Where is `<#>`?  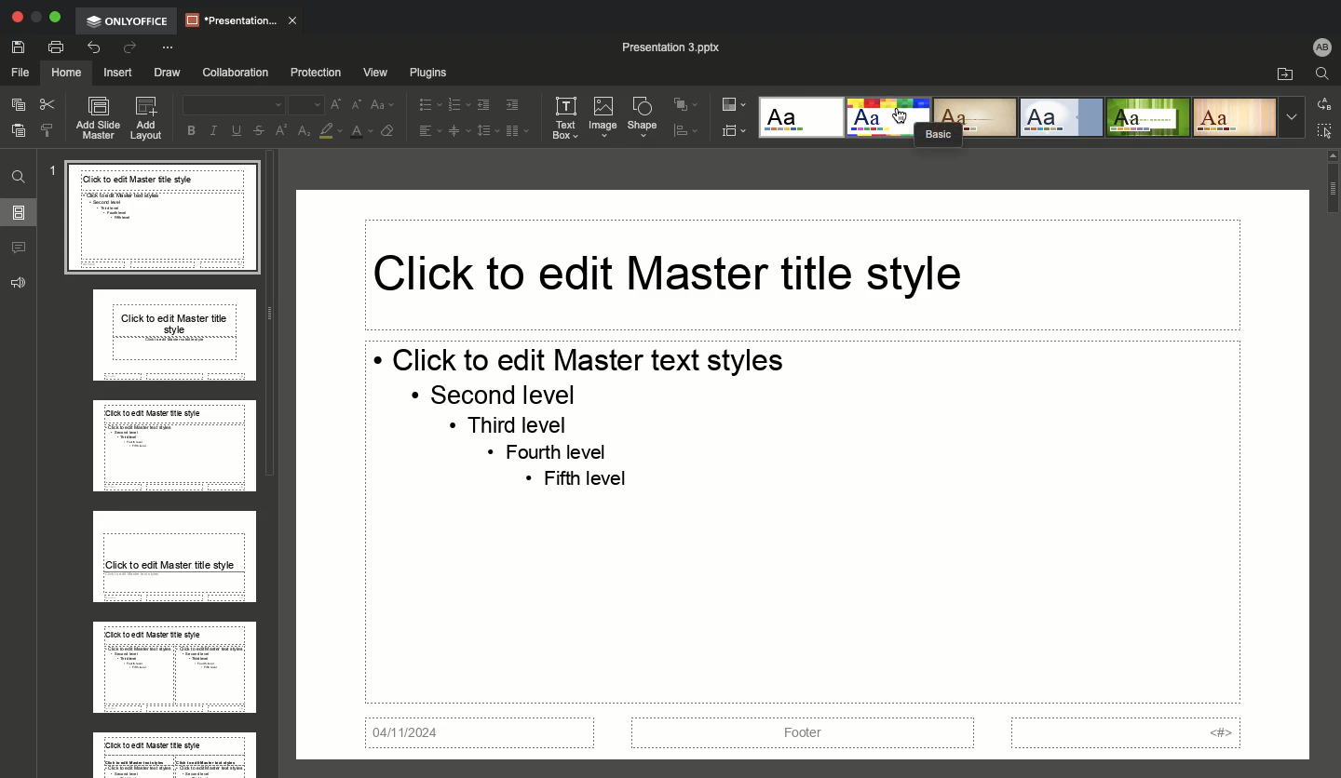
<#> is located at coordinates (1125, 733).